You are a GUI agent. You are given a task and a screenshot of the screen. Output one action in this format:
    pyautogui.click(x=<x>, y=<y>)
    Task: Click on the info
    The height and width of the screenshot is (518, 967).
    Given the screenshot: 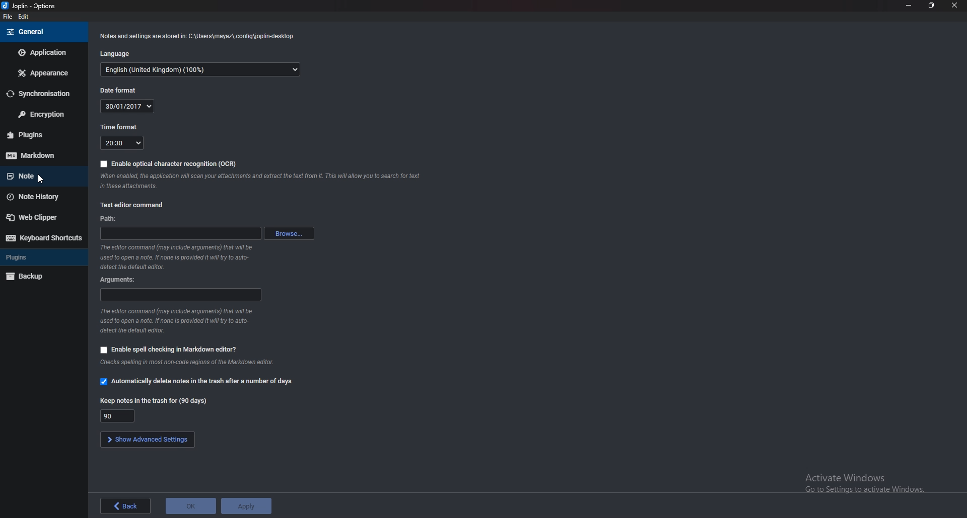 What is the action you would take?
    pyautogui.click(x=261, y=181)
    